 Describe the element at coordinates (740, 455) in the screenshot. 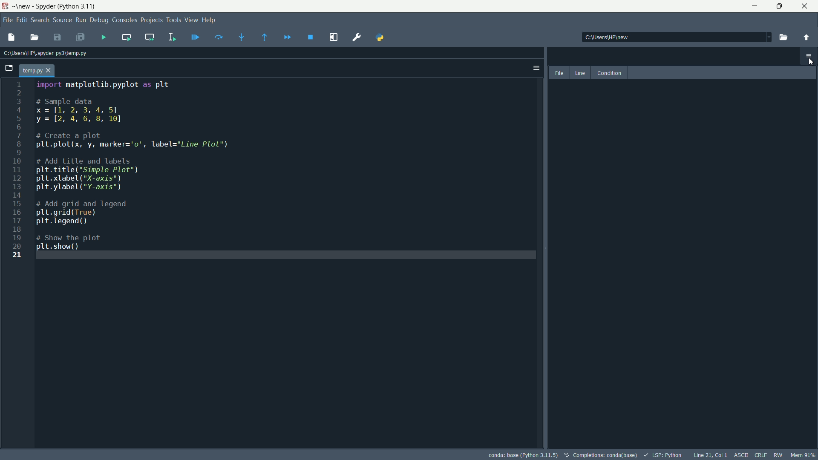

I see `ASCII` at that location.